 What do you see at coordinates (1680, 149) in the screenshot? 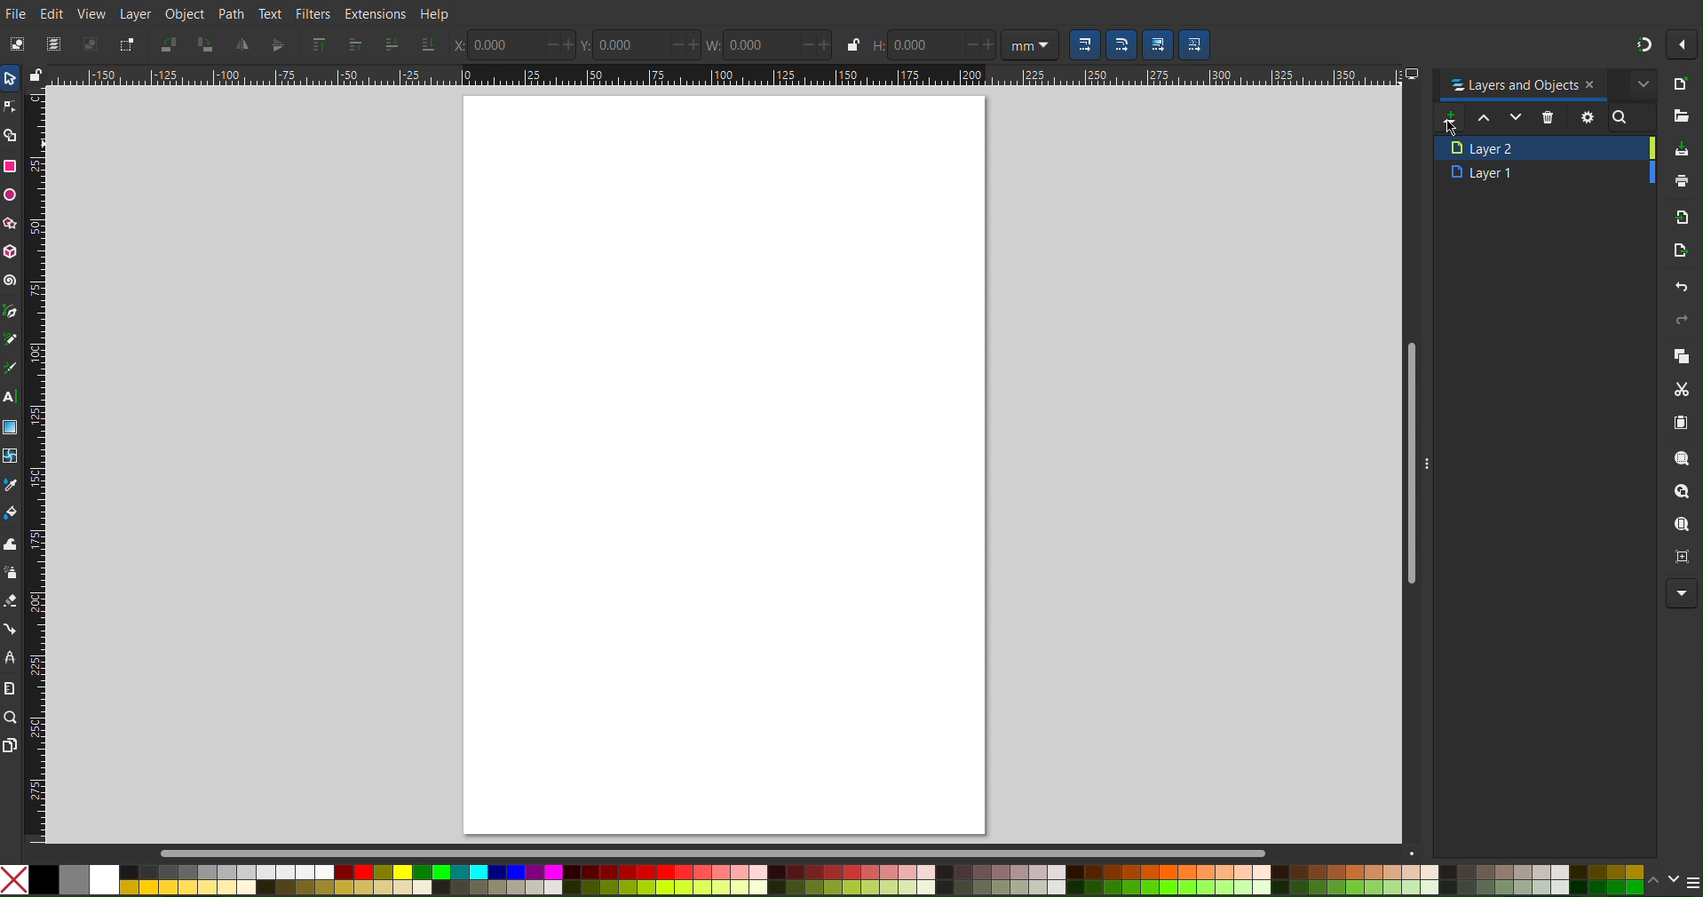
I see `Save` at bounding box center [1680, 149].